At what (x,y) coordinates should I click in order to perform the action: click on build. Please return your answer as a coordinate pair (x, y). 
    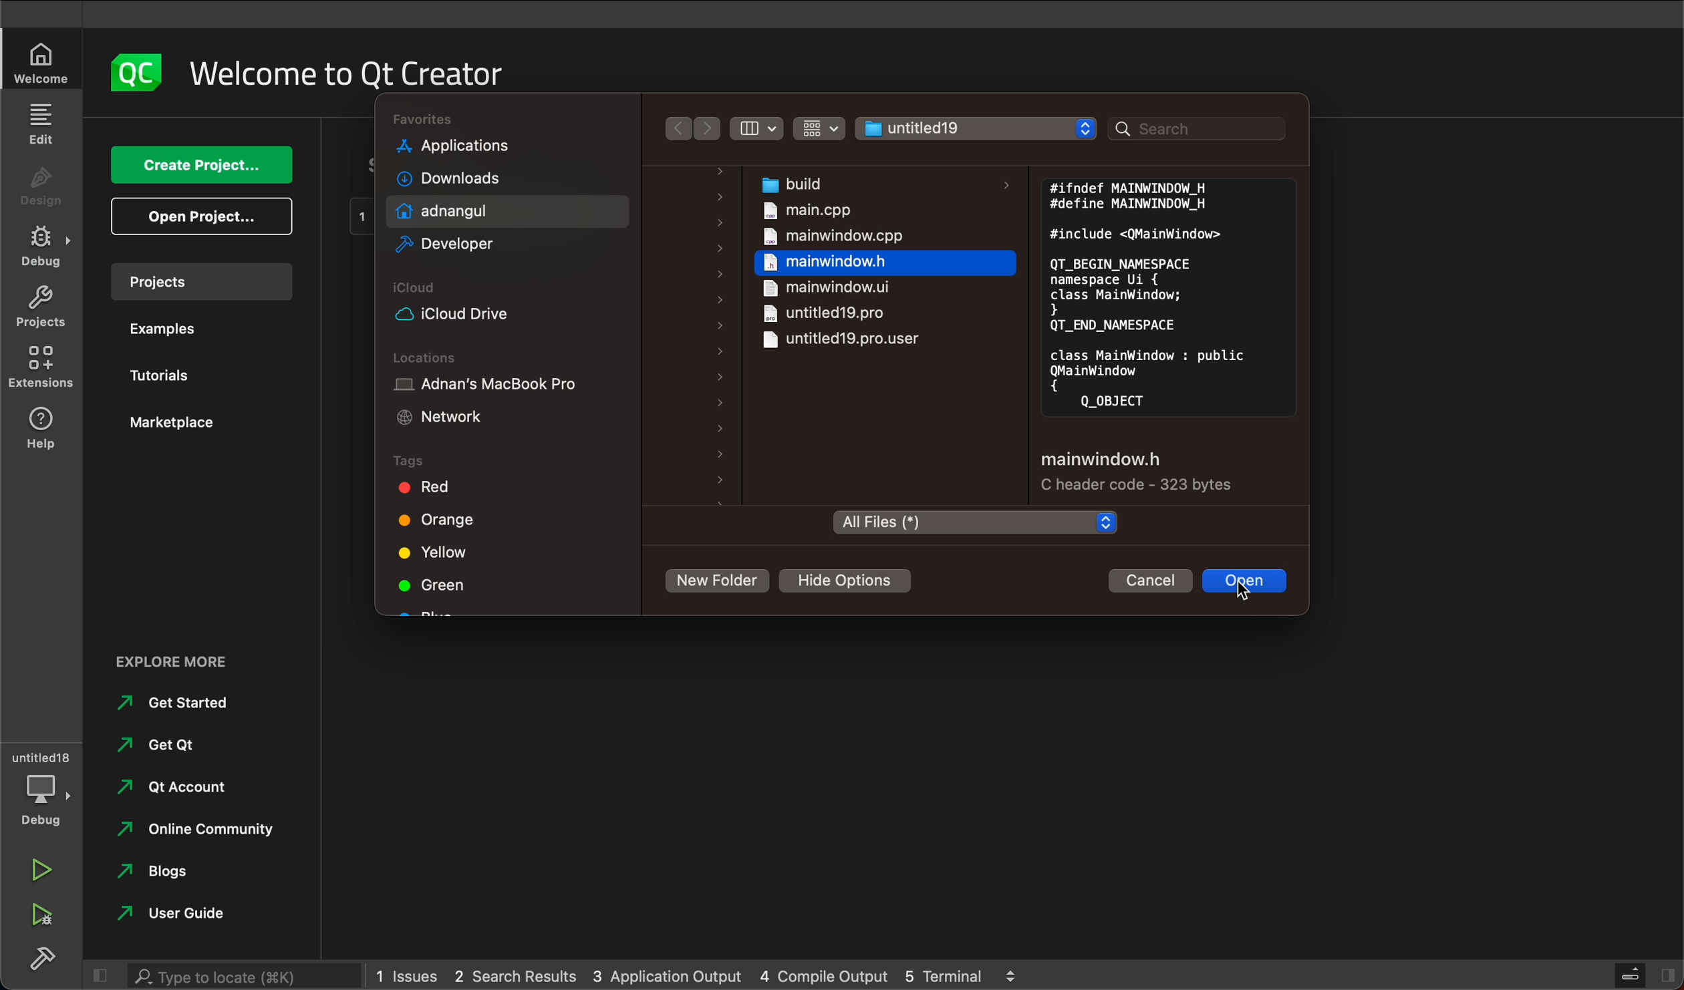
    Looking at the image, I should click on (47, 961).